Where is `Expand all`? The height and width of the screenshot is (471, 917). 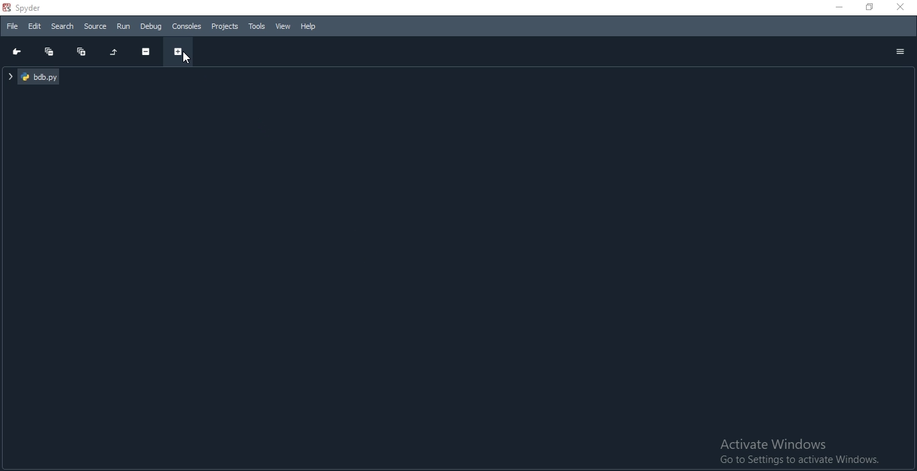 Expand all is located at coordinates (83, 52).